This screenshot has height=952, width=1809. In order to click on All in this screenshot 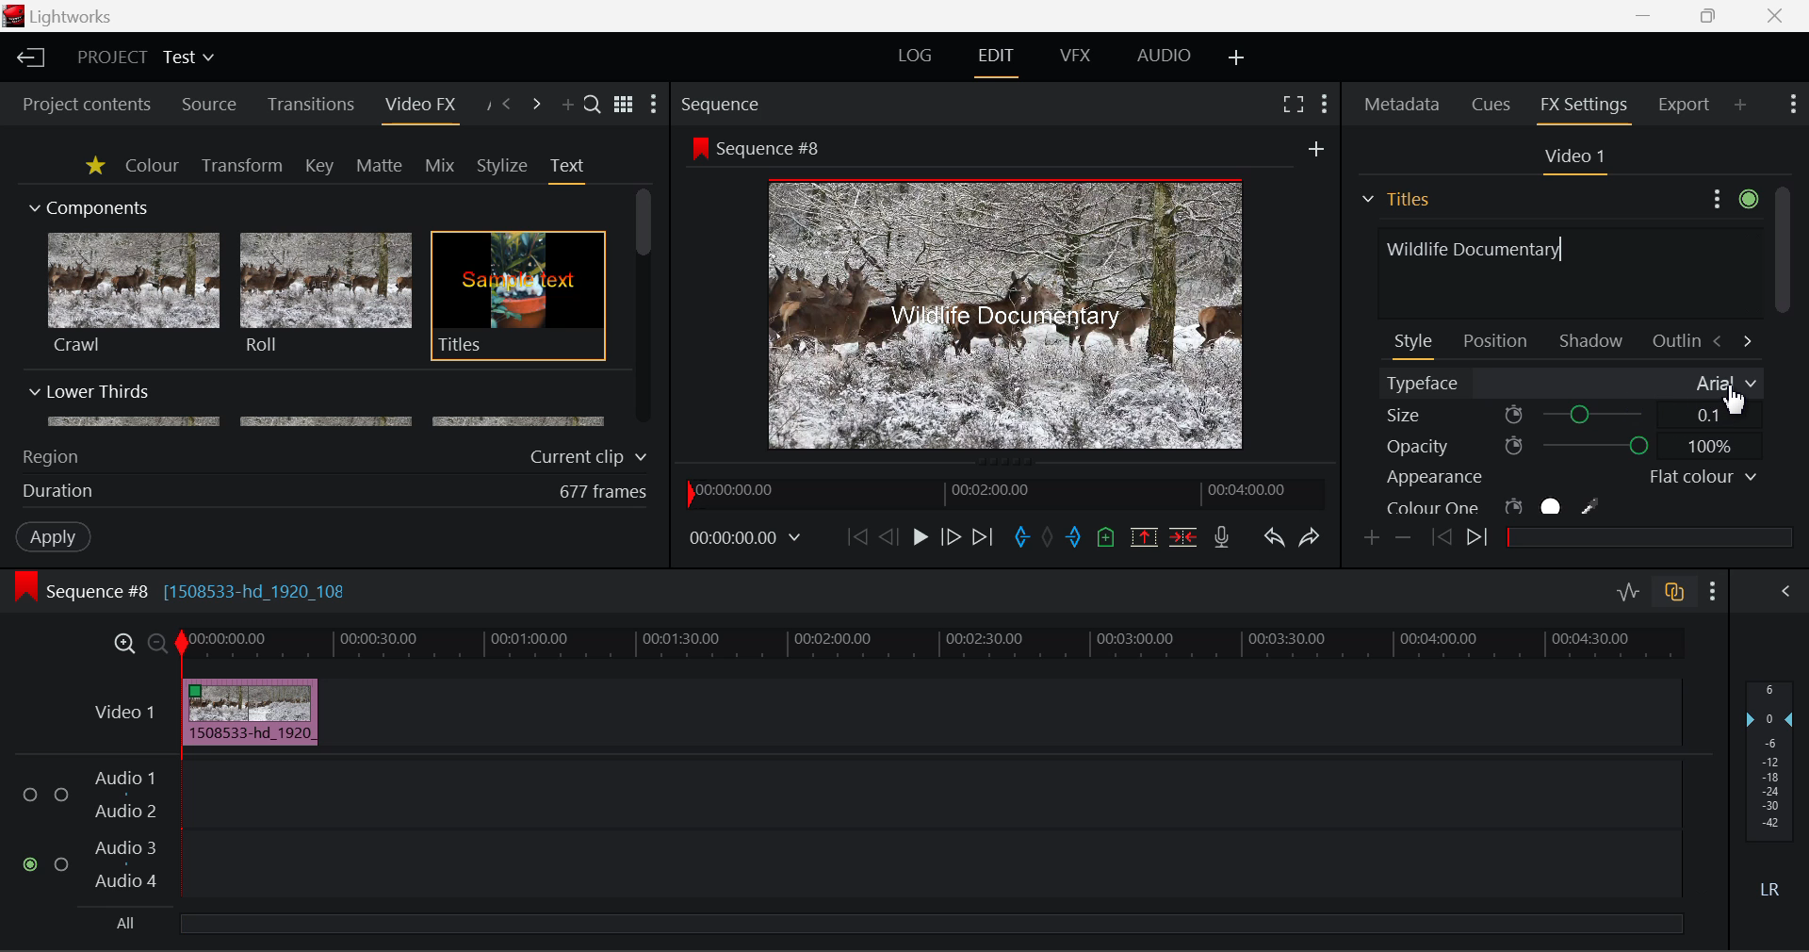, I will do `click(127, 924)`.